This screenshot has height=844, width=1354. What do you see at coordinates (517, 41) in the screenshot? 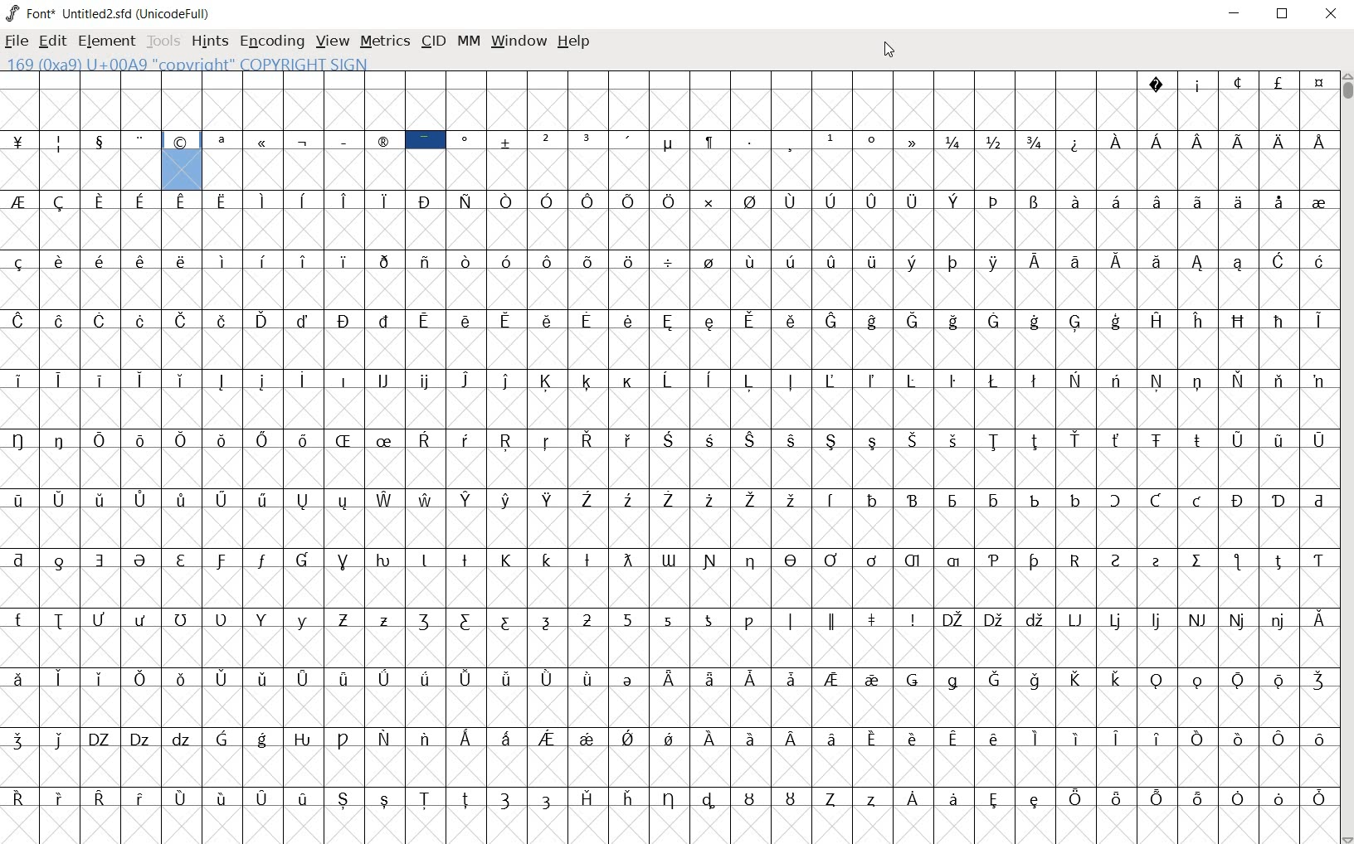
I see `window` at bounding box center [517, 41].